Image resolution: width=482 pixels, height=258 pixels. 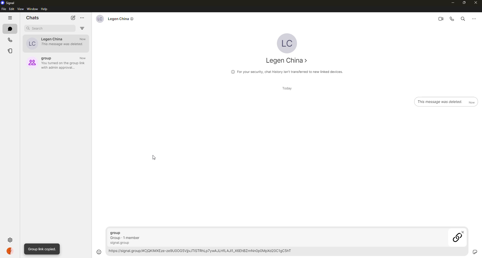 I want to click on view, so click(x=20, y=9).